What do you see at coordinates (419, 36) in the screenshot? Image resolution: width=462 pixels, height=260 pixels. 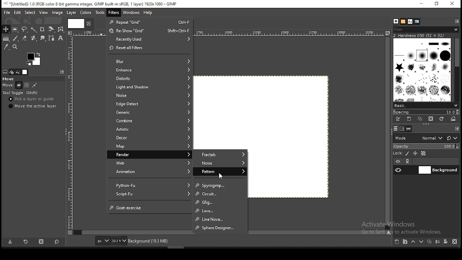 I see `hardness 050` at bounding box center [419, 36].